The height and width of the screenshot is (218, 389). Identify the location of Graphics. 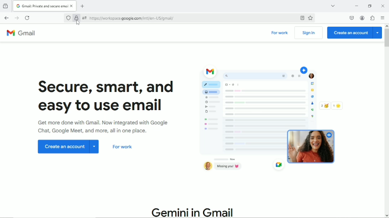
(274, 120).